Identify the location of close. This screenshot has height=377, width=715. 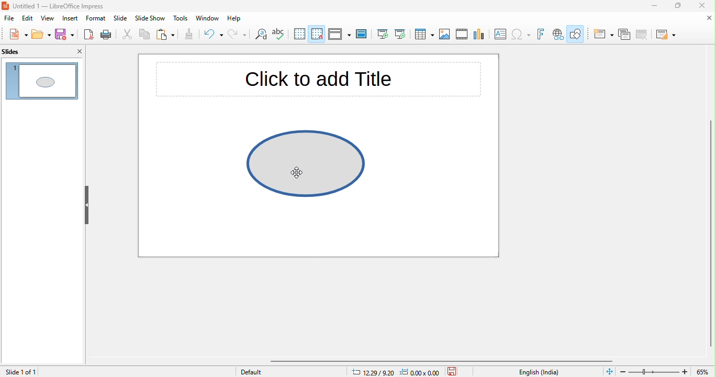
(706, 18).